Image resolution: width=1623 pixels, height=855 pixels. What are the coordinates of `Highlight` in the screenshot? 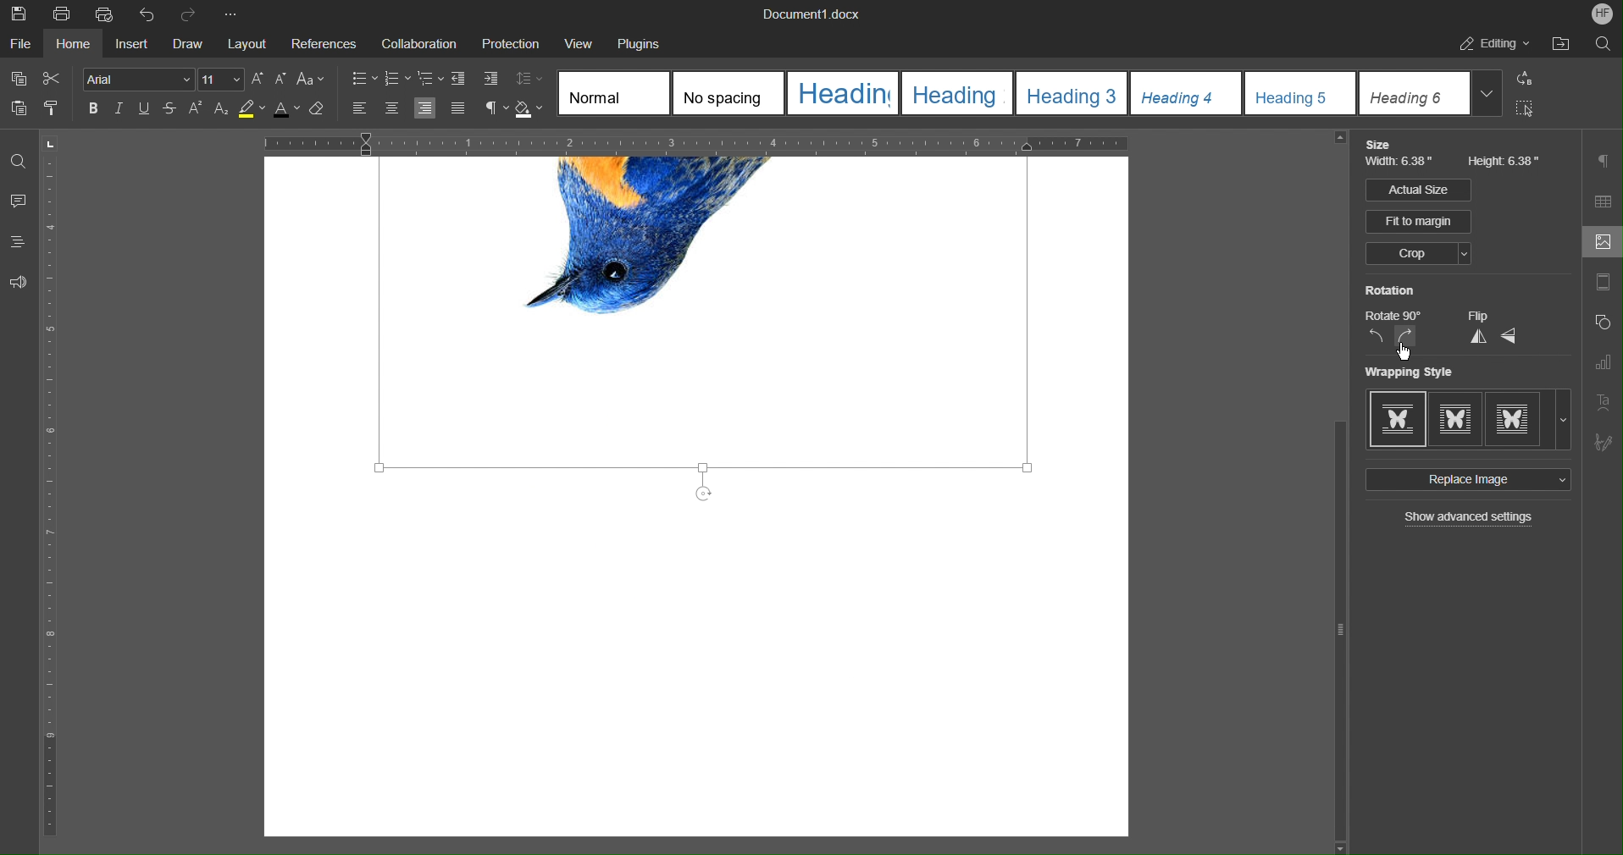 It's located at (252, 111).